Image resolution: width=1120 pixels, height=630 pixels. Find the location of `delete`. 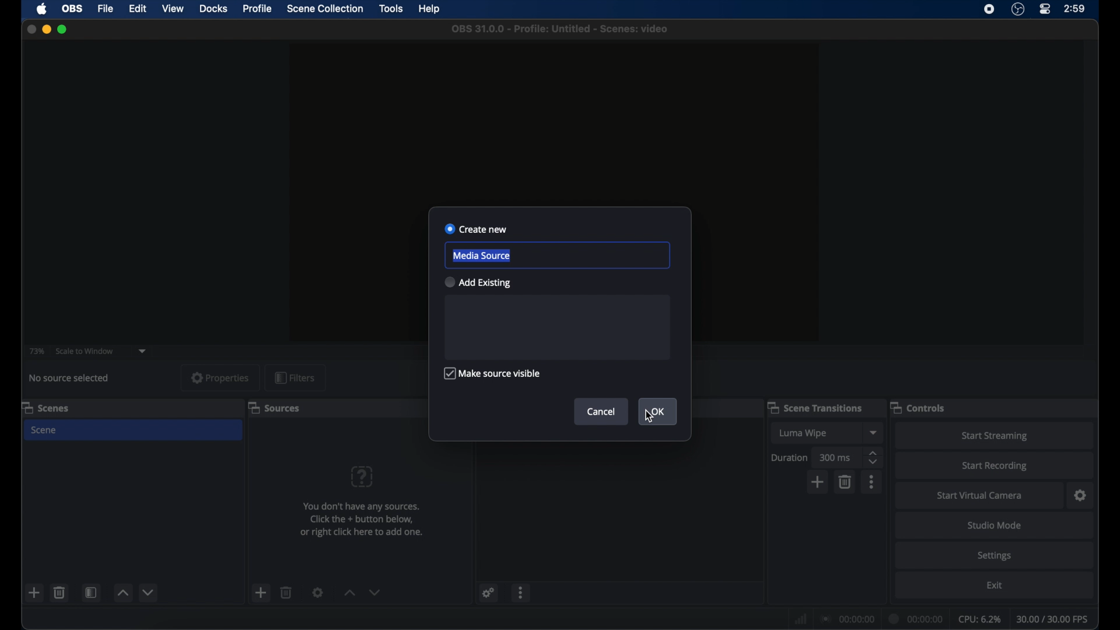

delete is located at coordinates (59, 593).